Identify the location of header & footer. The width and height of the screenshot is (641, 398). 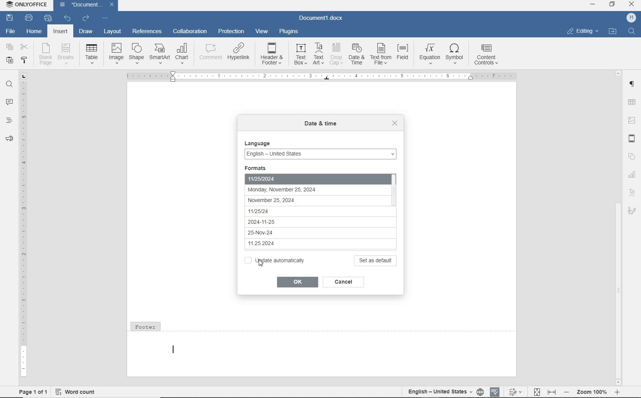
(632, 138).